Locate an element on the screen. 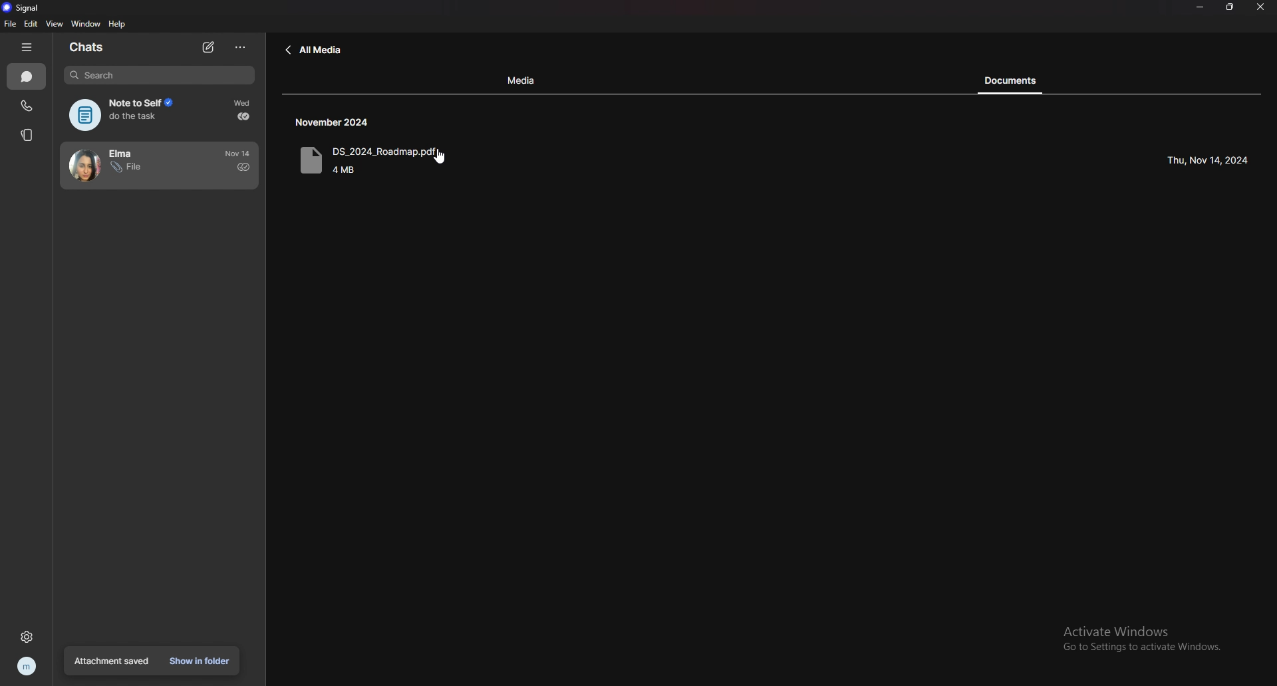 This screenshot has width=1277, height=686. sent is located at coordinates (243, 167).